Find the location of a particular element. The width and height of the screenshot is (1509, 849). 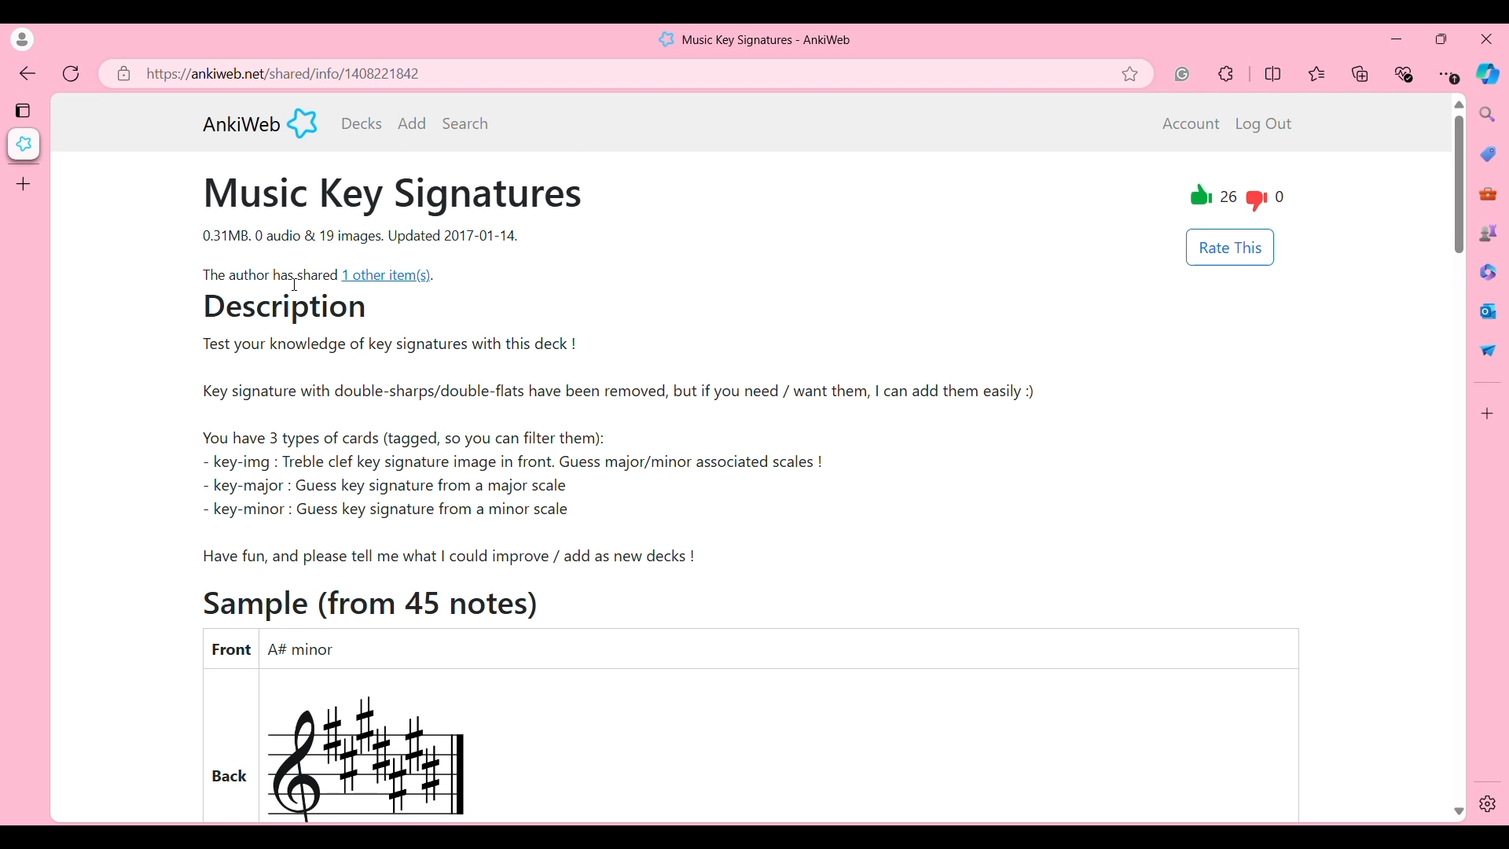

Vertical slide bar is located at coordinates (1458, 186).